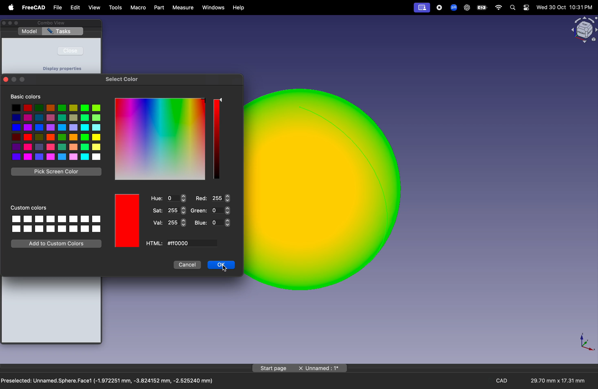 Image resolution: width=598 pixels, height=389 pixels. What do you see at coordinates (11, 23) in the screenshot?
I see `minimize` at bounding box center [11, 23].